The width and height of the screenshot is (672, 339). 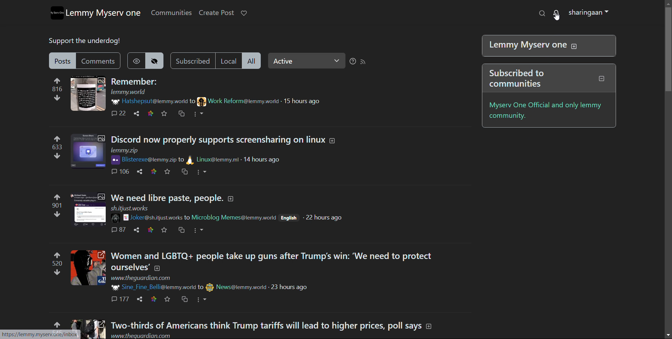 What do you see at coordinates (153, 288) in the screenshot?
I see `username` at bounding box center [153, 288].